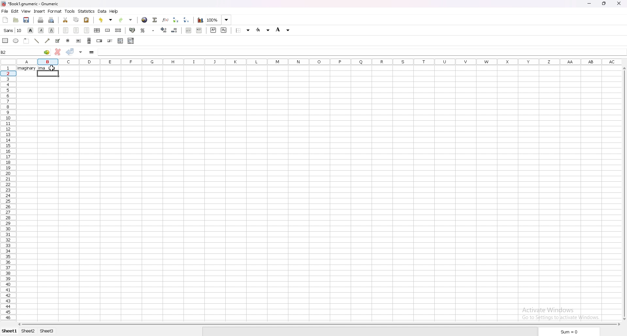 Image resolution: width=627 pixels, height=336 pixels. I want to click on copy, so click(76, 19).